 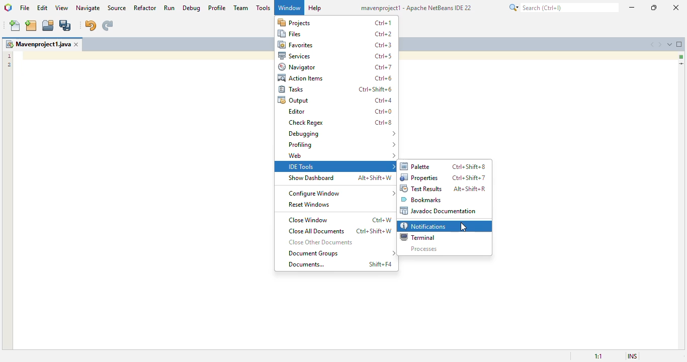 I want to click on run, so click(x=169, y=8).